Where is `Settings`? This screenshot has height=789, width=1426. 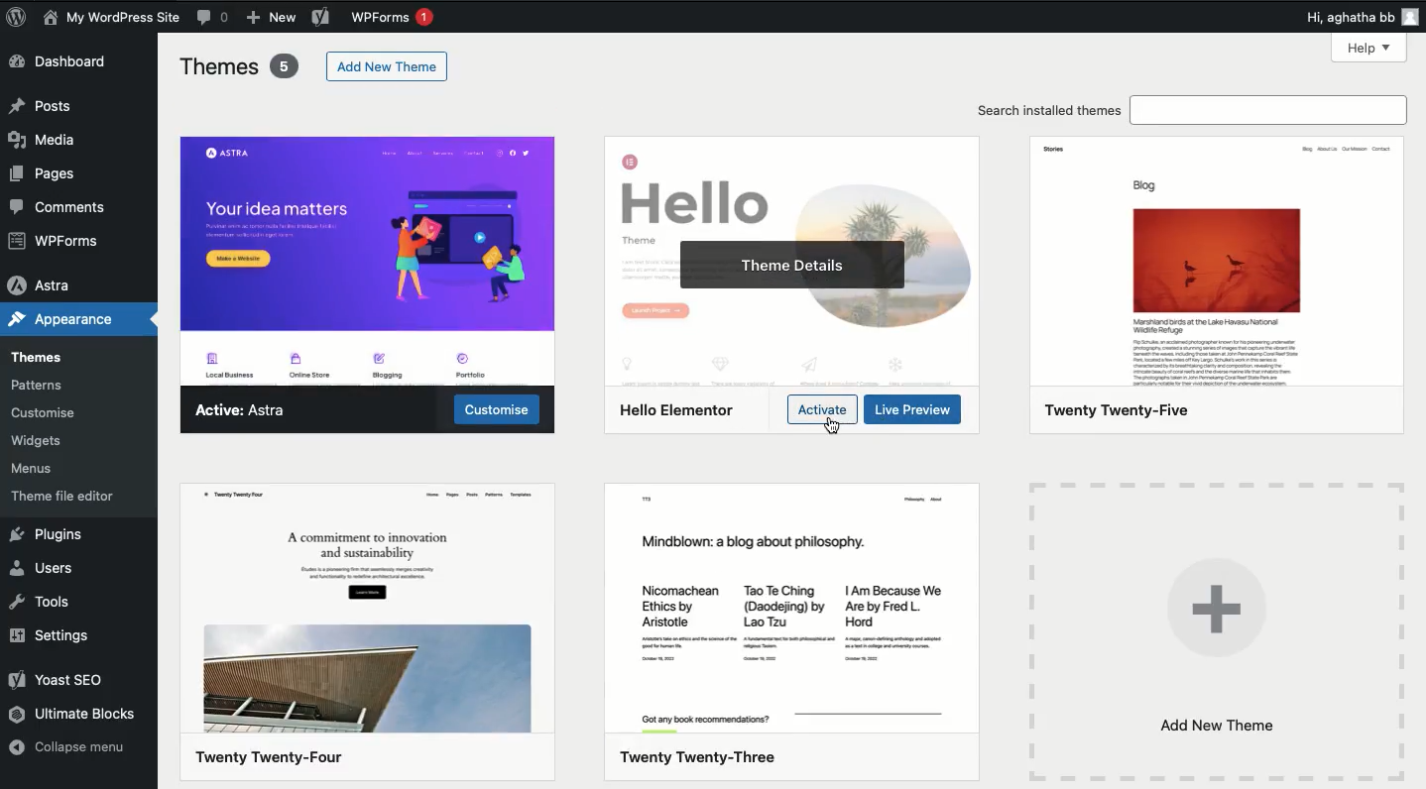 Settings is located at coordinates (57, 635).